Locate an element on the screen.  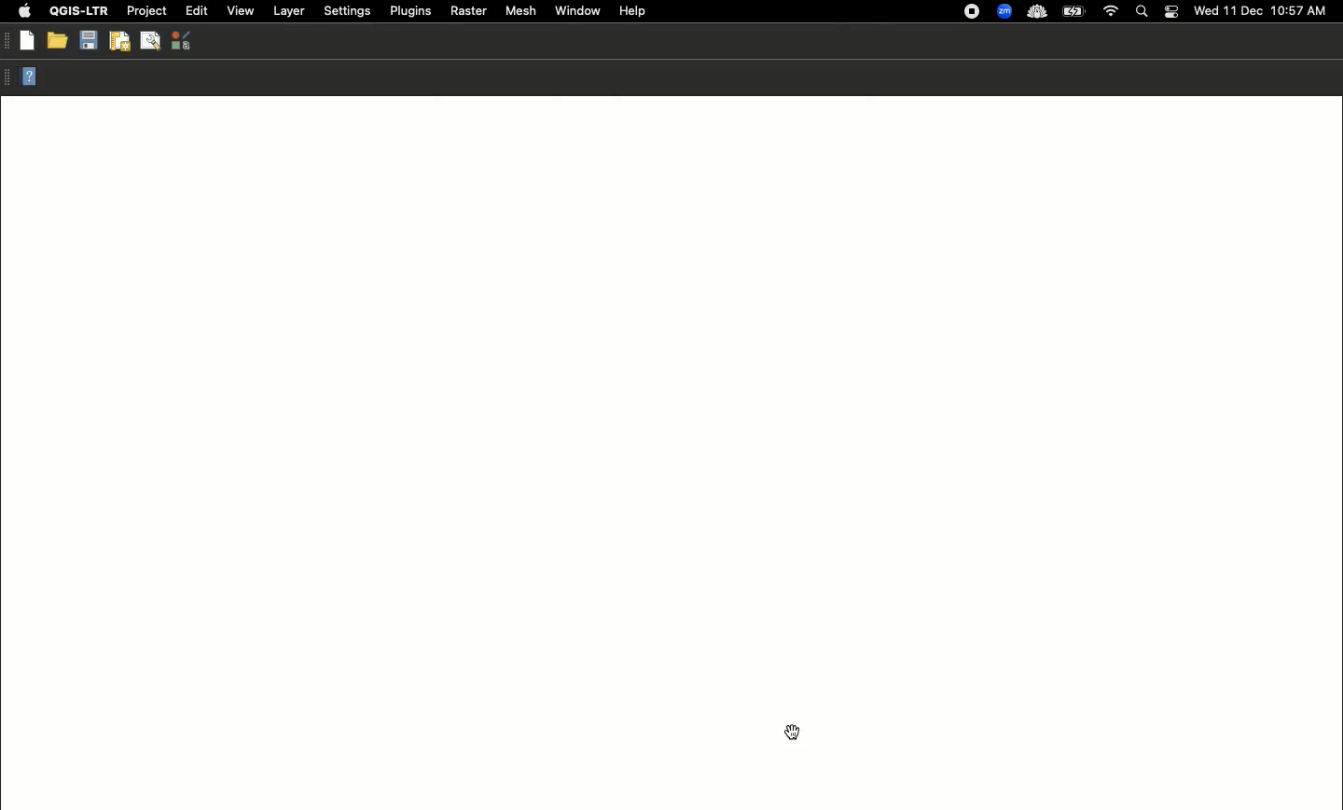
Help is located at coordinates (29, 78).